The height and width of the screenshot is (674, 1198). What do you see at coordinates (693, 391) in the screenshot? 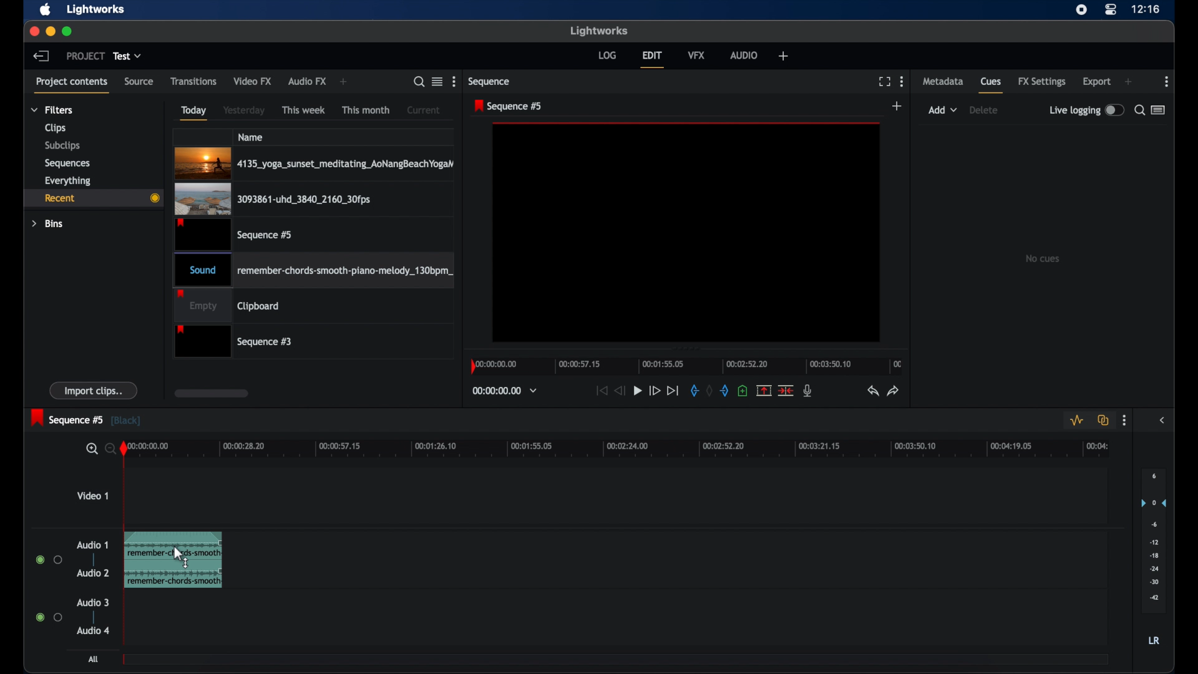
I see `in mark` at bounding box center [693, 391].